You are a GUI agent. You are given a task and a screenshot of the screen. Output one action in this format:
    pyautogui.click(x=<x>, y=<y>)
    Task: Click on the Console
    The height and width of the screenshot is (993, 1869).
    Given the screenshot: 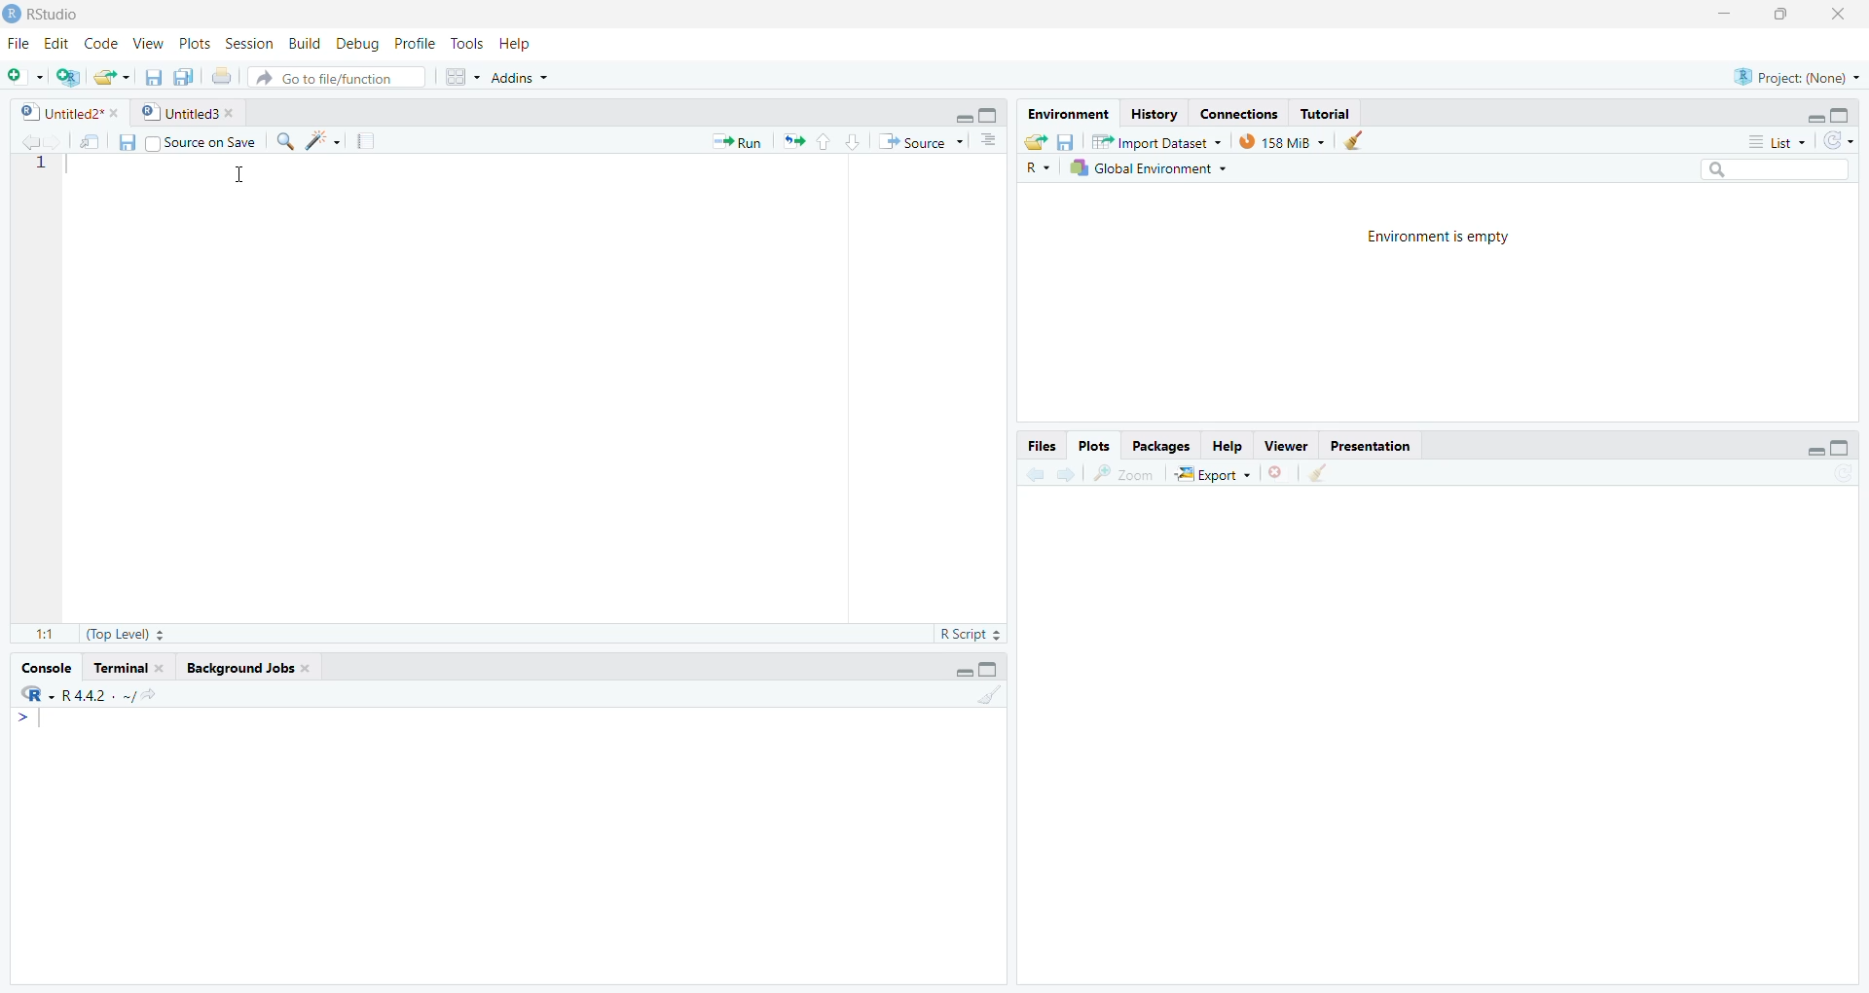 What is the action you would take?
    pyautogui.click(x=46, y=666)
    